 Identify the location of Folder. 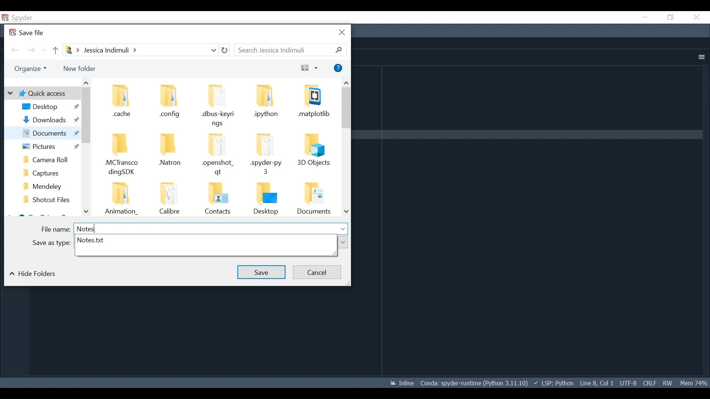
(168, 155).